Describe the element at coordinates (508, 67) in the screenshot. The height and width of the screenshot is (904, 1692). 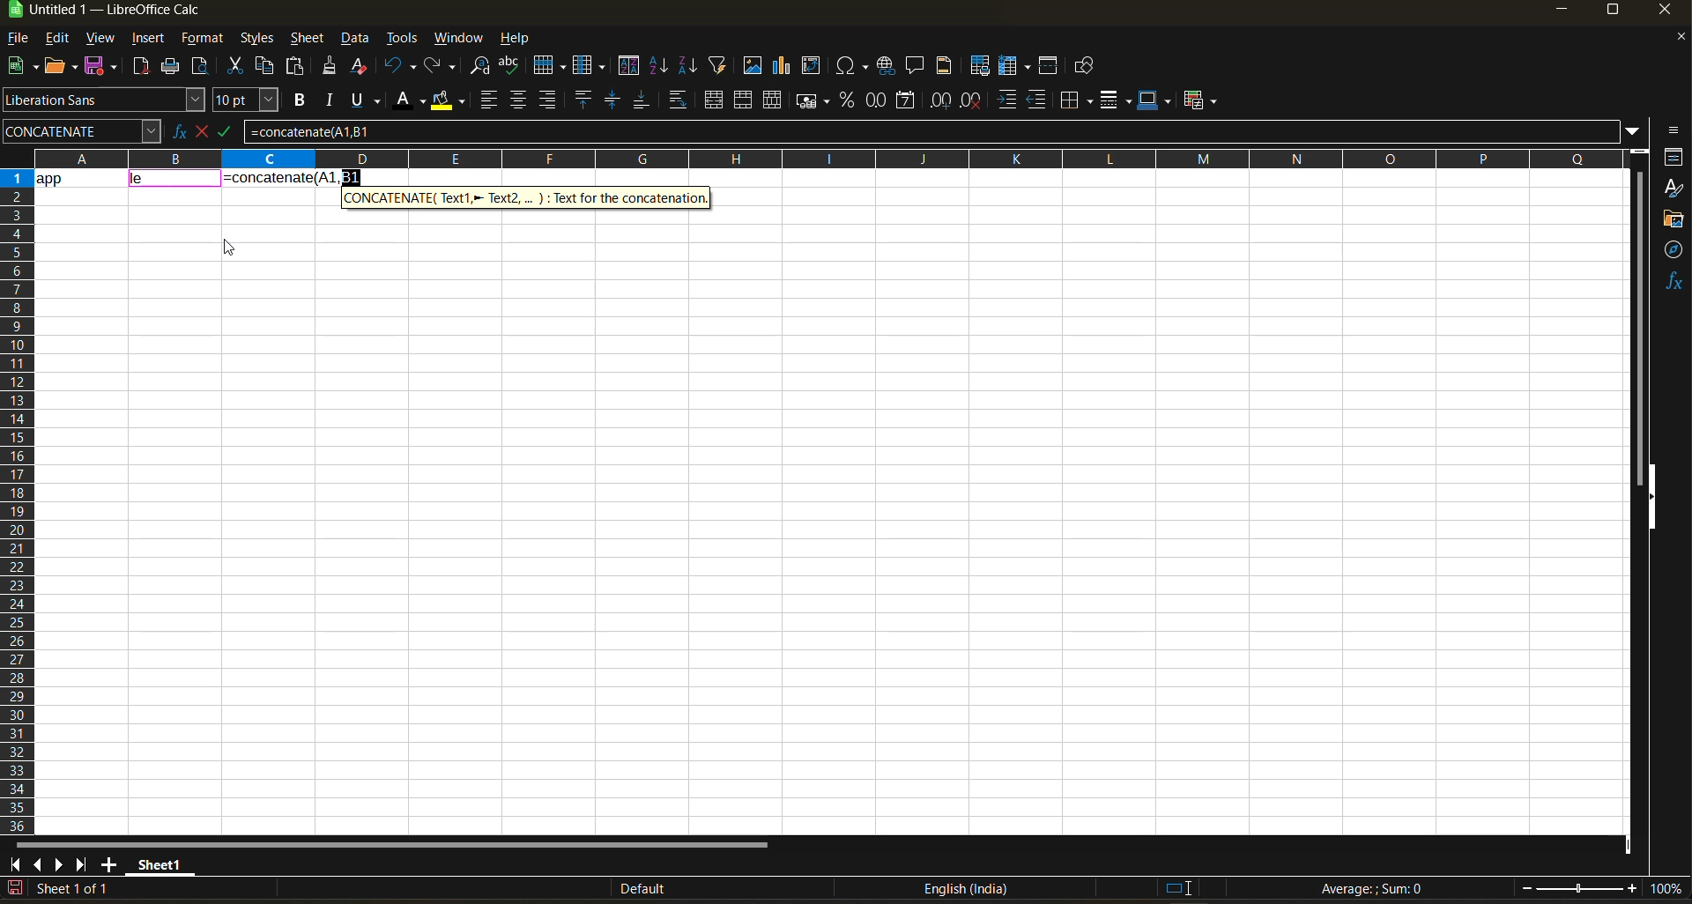
I see `spelling` at that location.